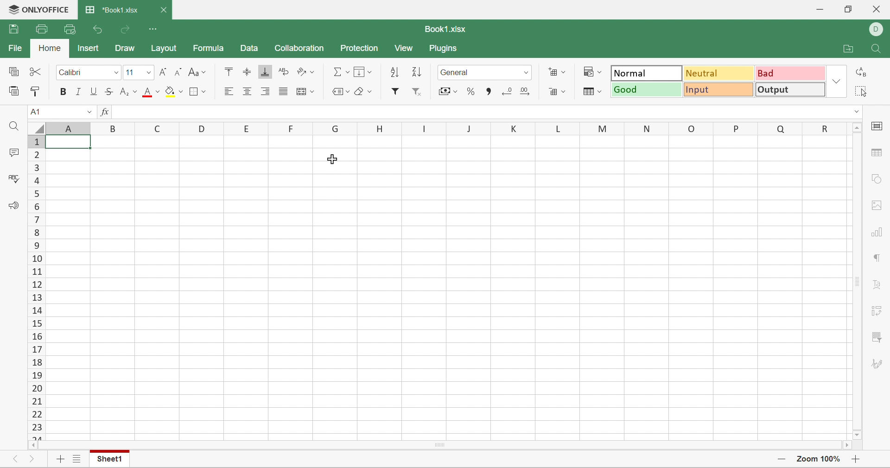 The height and width of the screenshot is (468, 890). What do you see at coordinates (647, 73) in the screenshot?
I see `Normal` at bounding box center [647, 73].